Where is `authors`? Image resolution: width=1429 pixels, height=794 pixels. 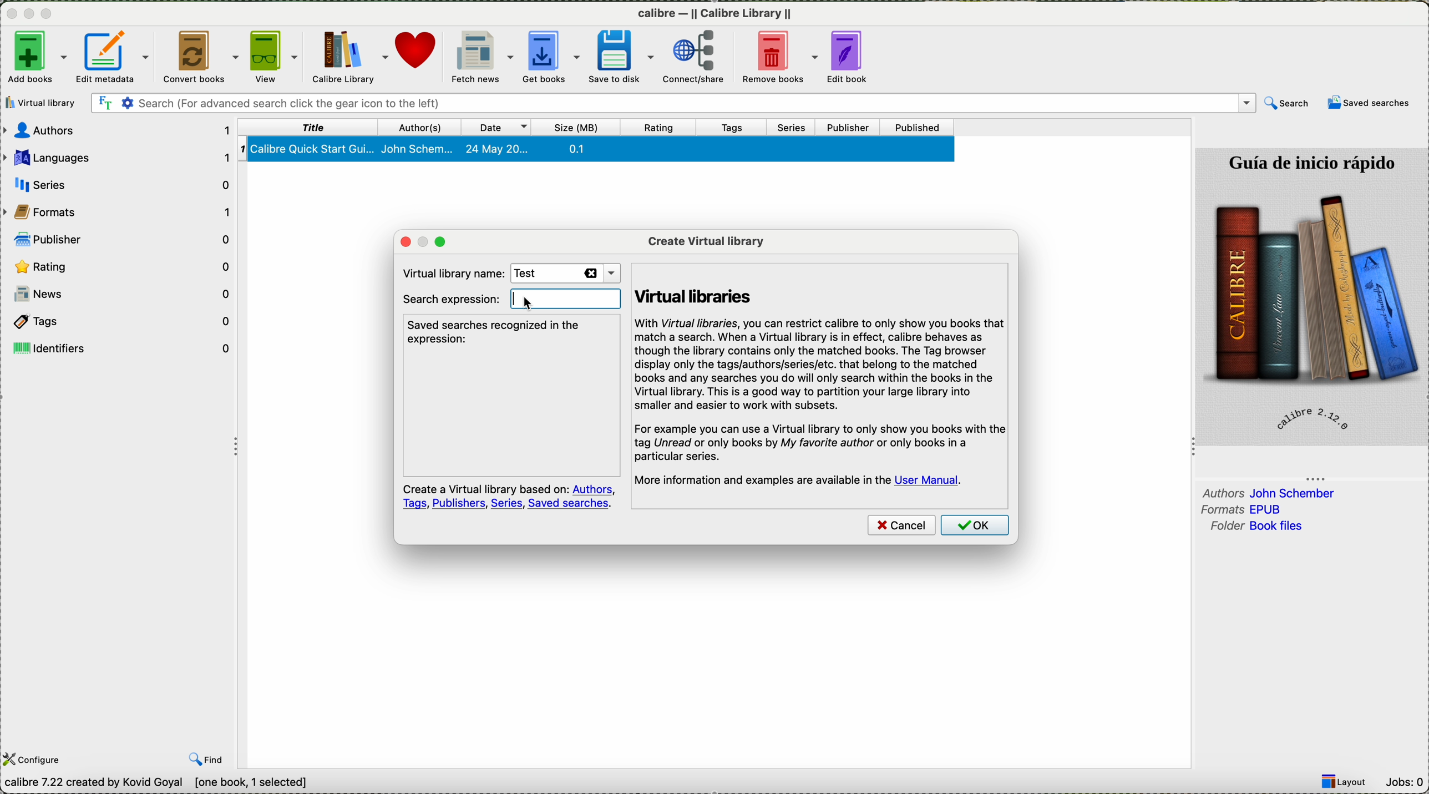 authors is located at coordinates (1269, 492).